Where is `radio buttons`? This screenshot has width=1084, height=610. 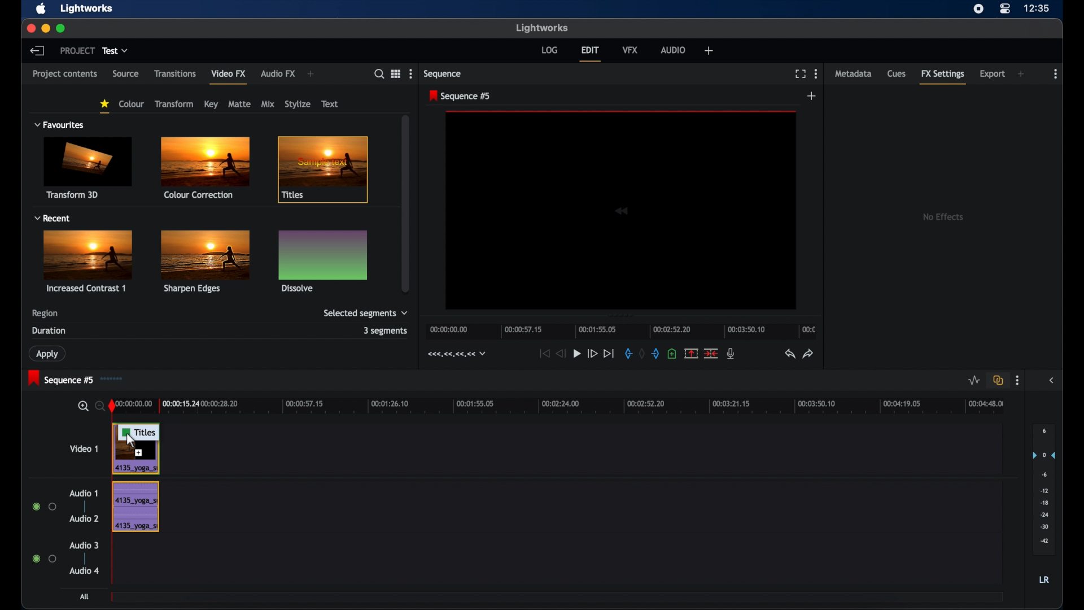
radio buttons is located at coordinates (45, 507).